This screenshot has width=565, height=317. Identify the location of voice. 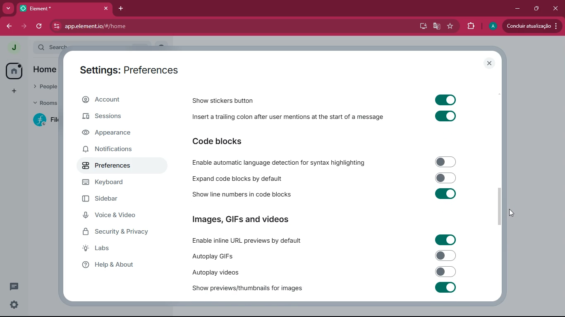
(117, 216).